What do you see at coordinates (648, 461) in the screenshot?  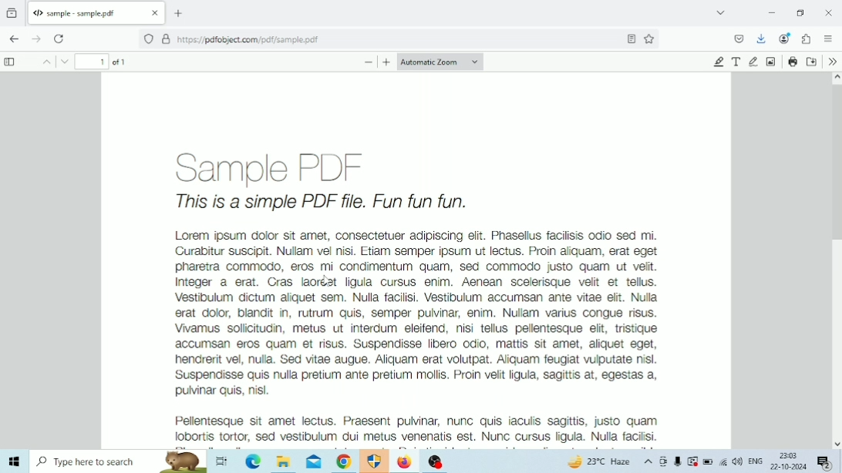 I see `Show hidden icons` at bounding box center [648, 461].